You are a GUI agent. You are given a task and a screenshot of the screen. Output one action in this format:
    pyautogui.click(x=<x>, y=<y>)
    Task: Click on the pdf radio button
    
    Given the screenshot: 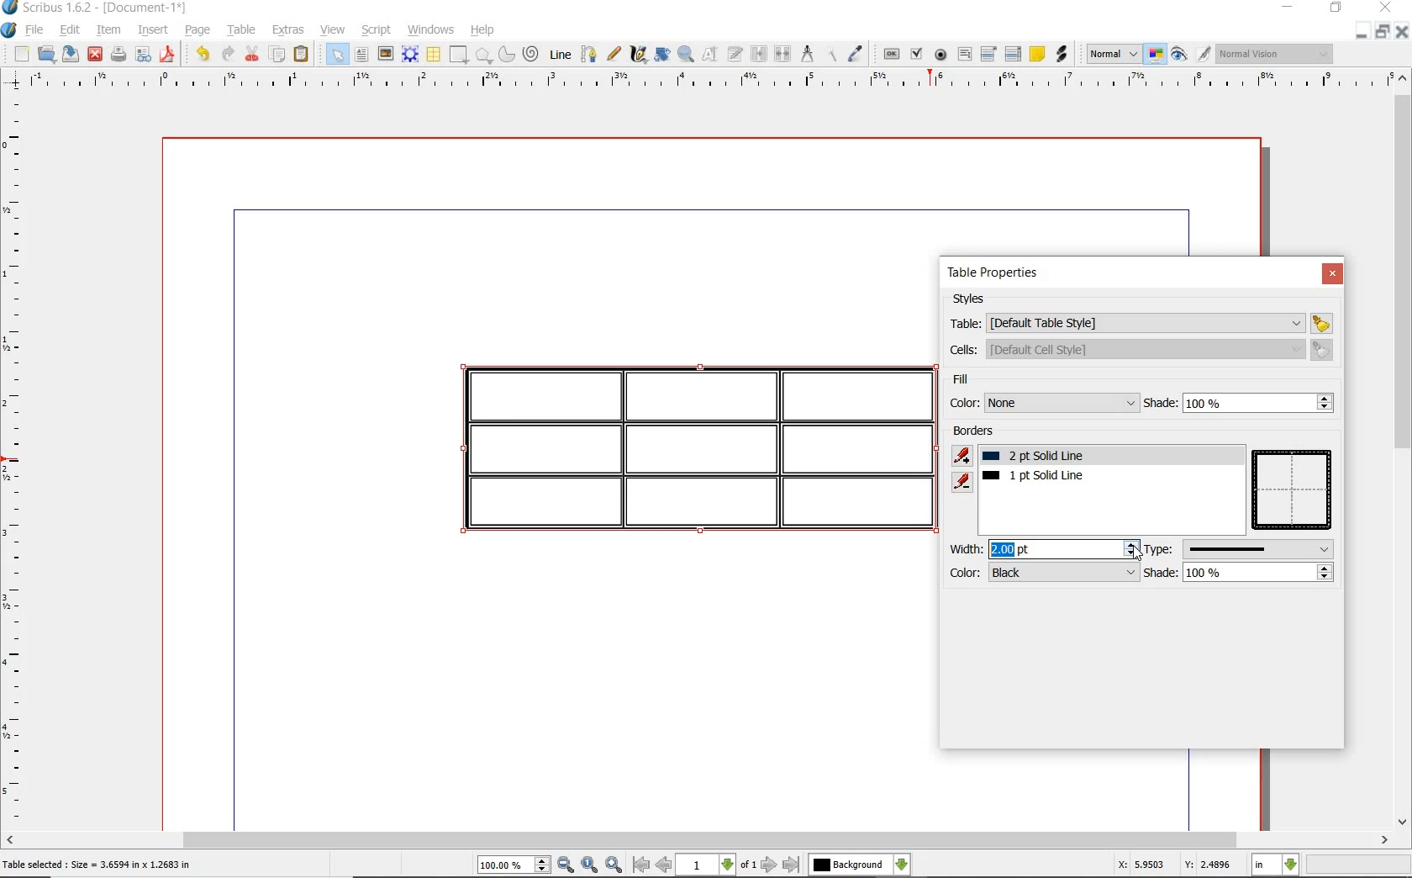 What is the action you would take?
    pyautogui.click(x=941, y=56)
    